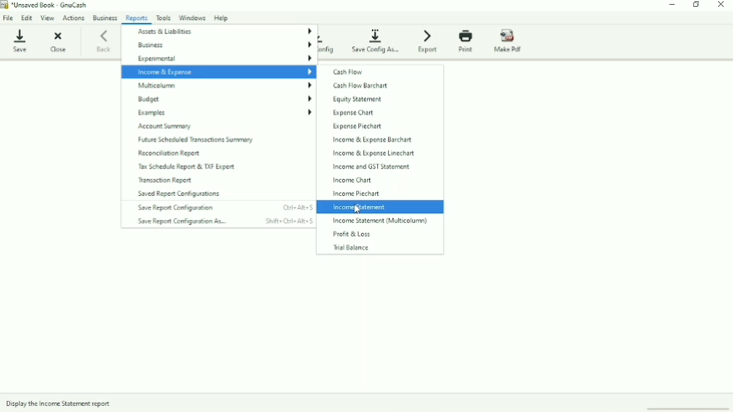  Describe the element at coordinates (697, 5) in the screenshot. I see `Restore down` at that location.